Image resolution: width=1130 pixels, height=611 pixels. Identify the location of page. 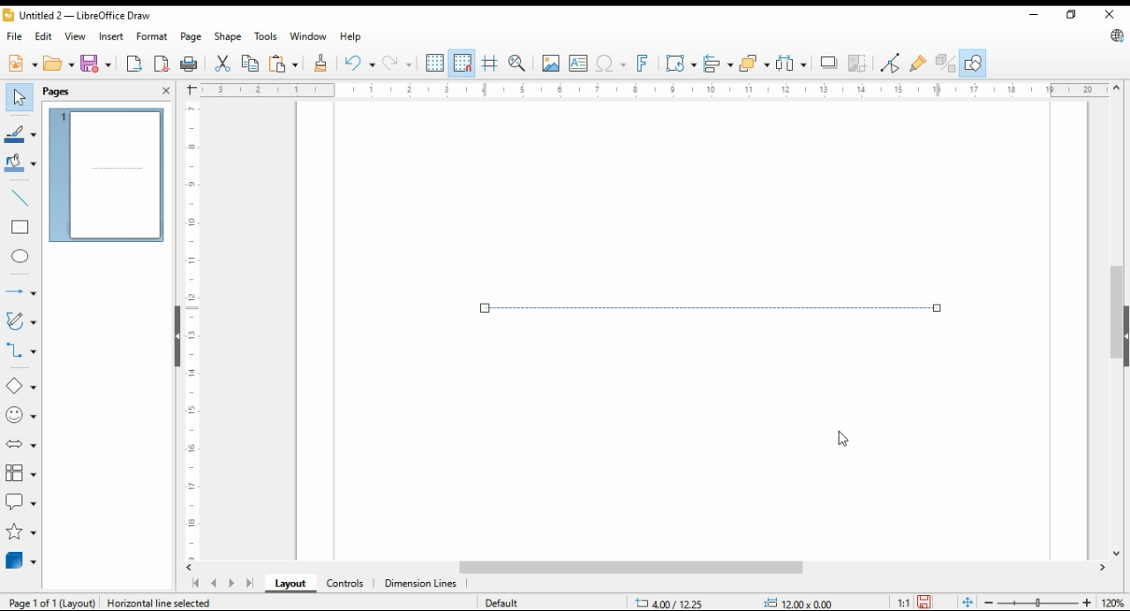
(193, 36).